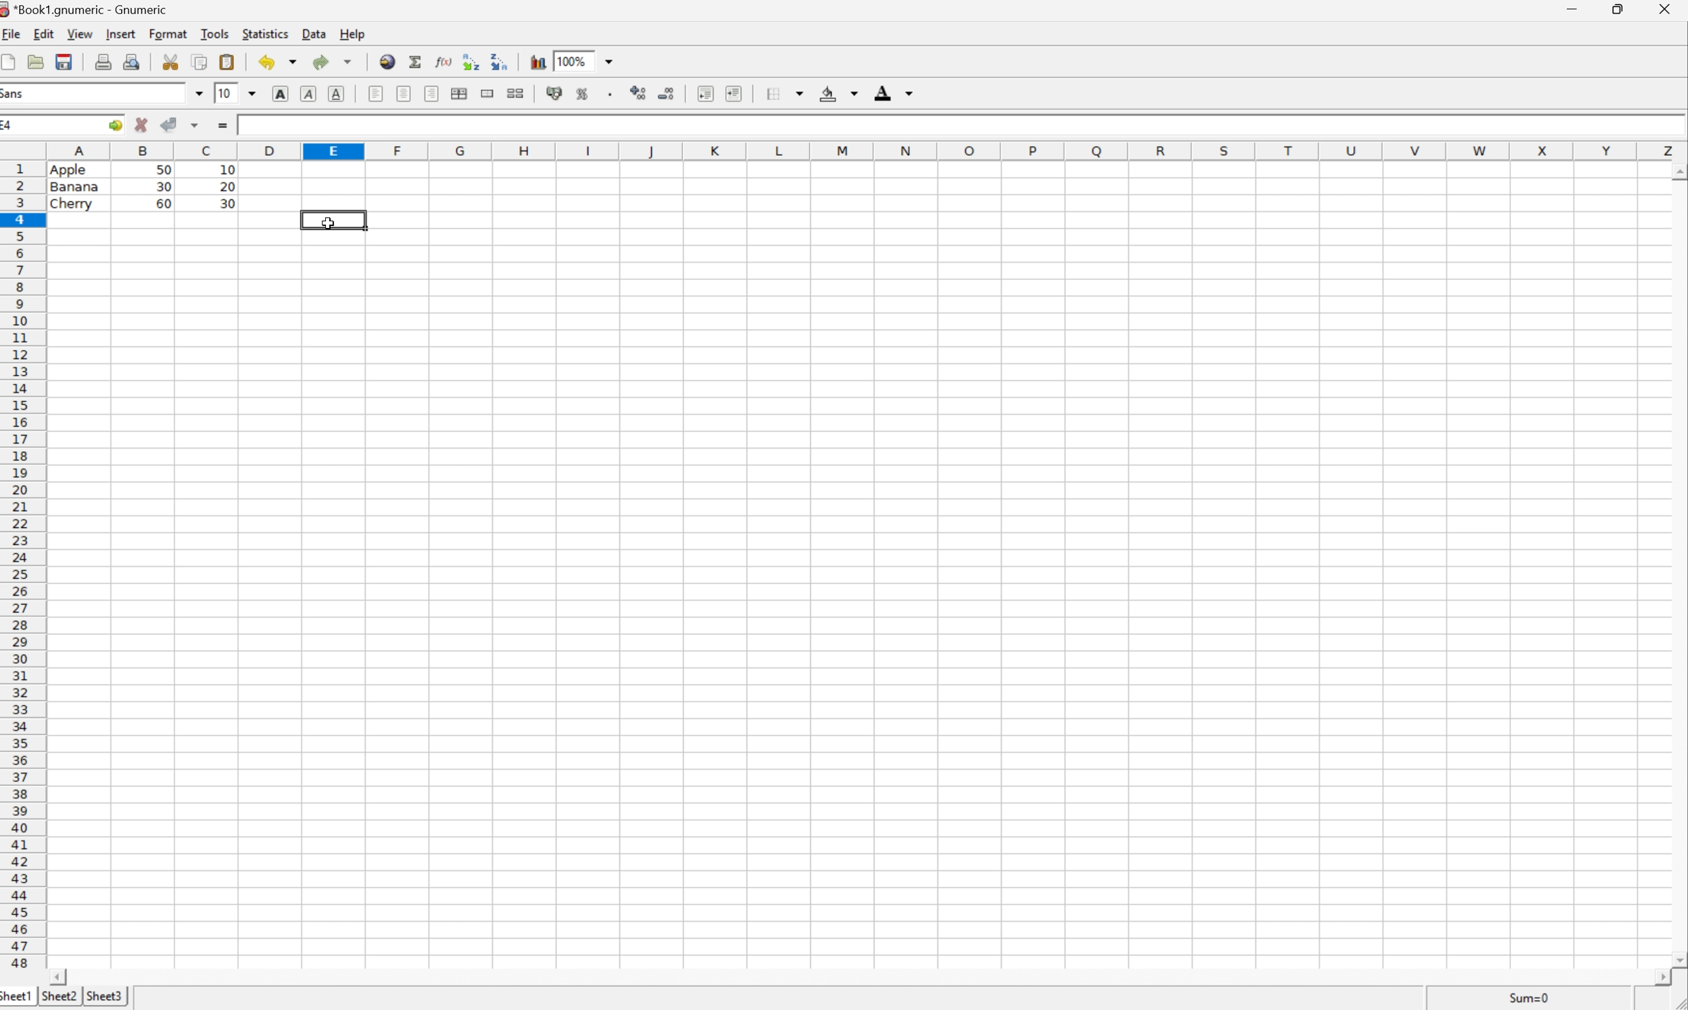  I want to click on accept changes, so click(171, 125).